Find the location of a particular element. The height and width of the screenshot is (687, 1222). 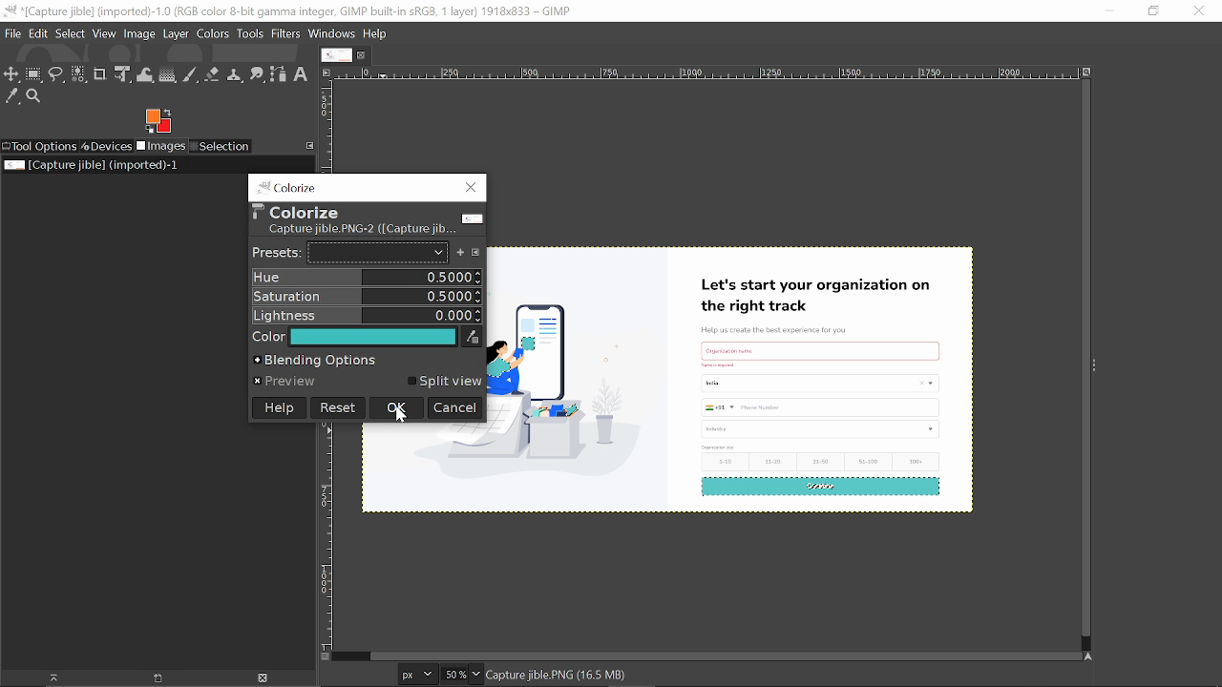

navigate this window is located at coordinates (1092, 656).